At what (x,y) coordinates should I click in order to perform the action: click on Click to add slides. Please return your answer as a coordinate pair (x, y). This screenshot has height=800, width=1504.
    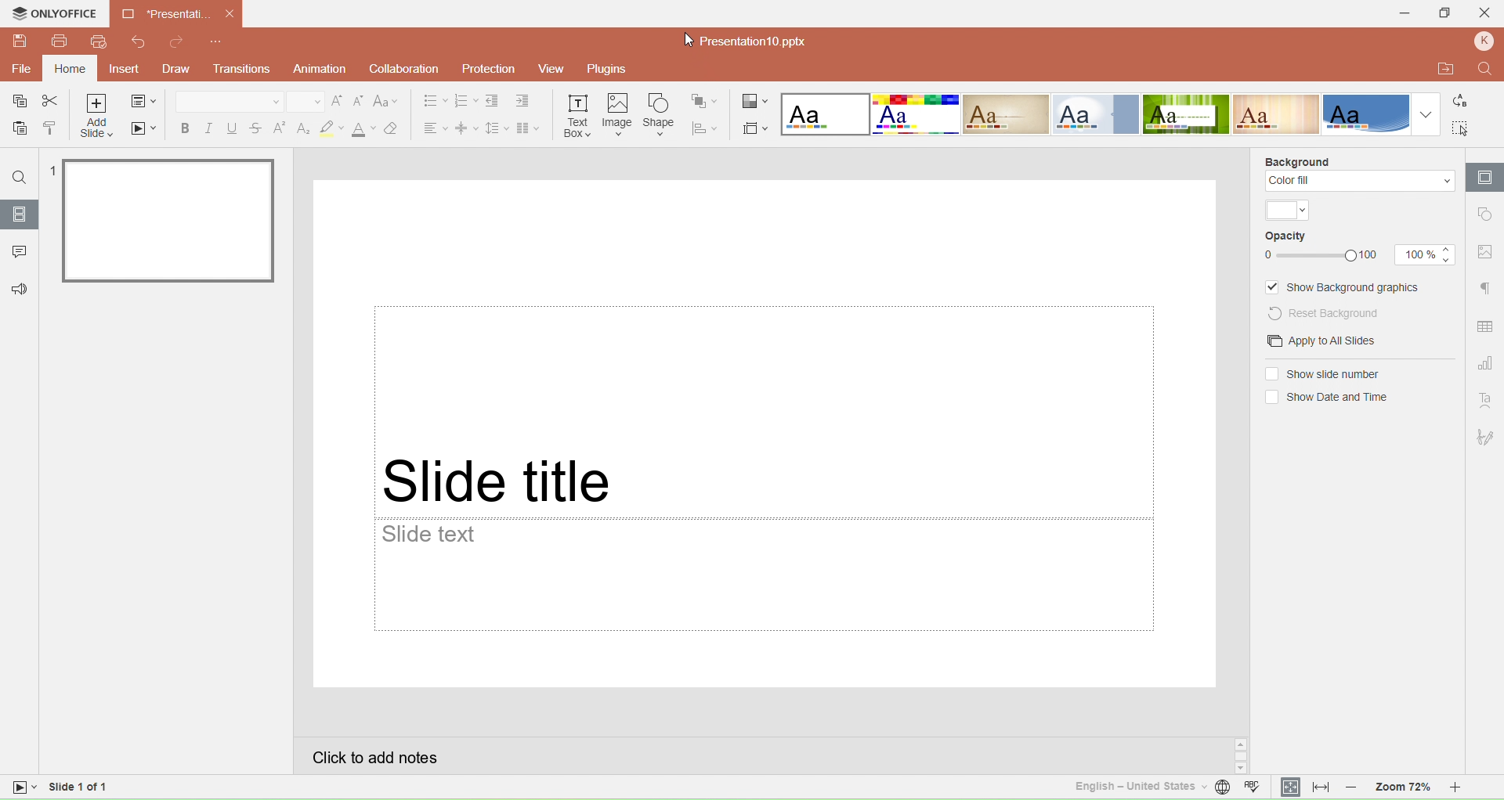
    Looking at the image, I should click on (759, 755).